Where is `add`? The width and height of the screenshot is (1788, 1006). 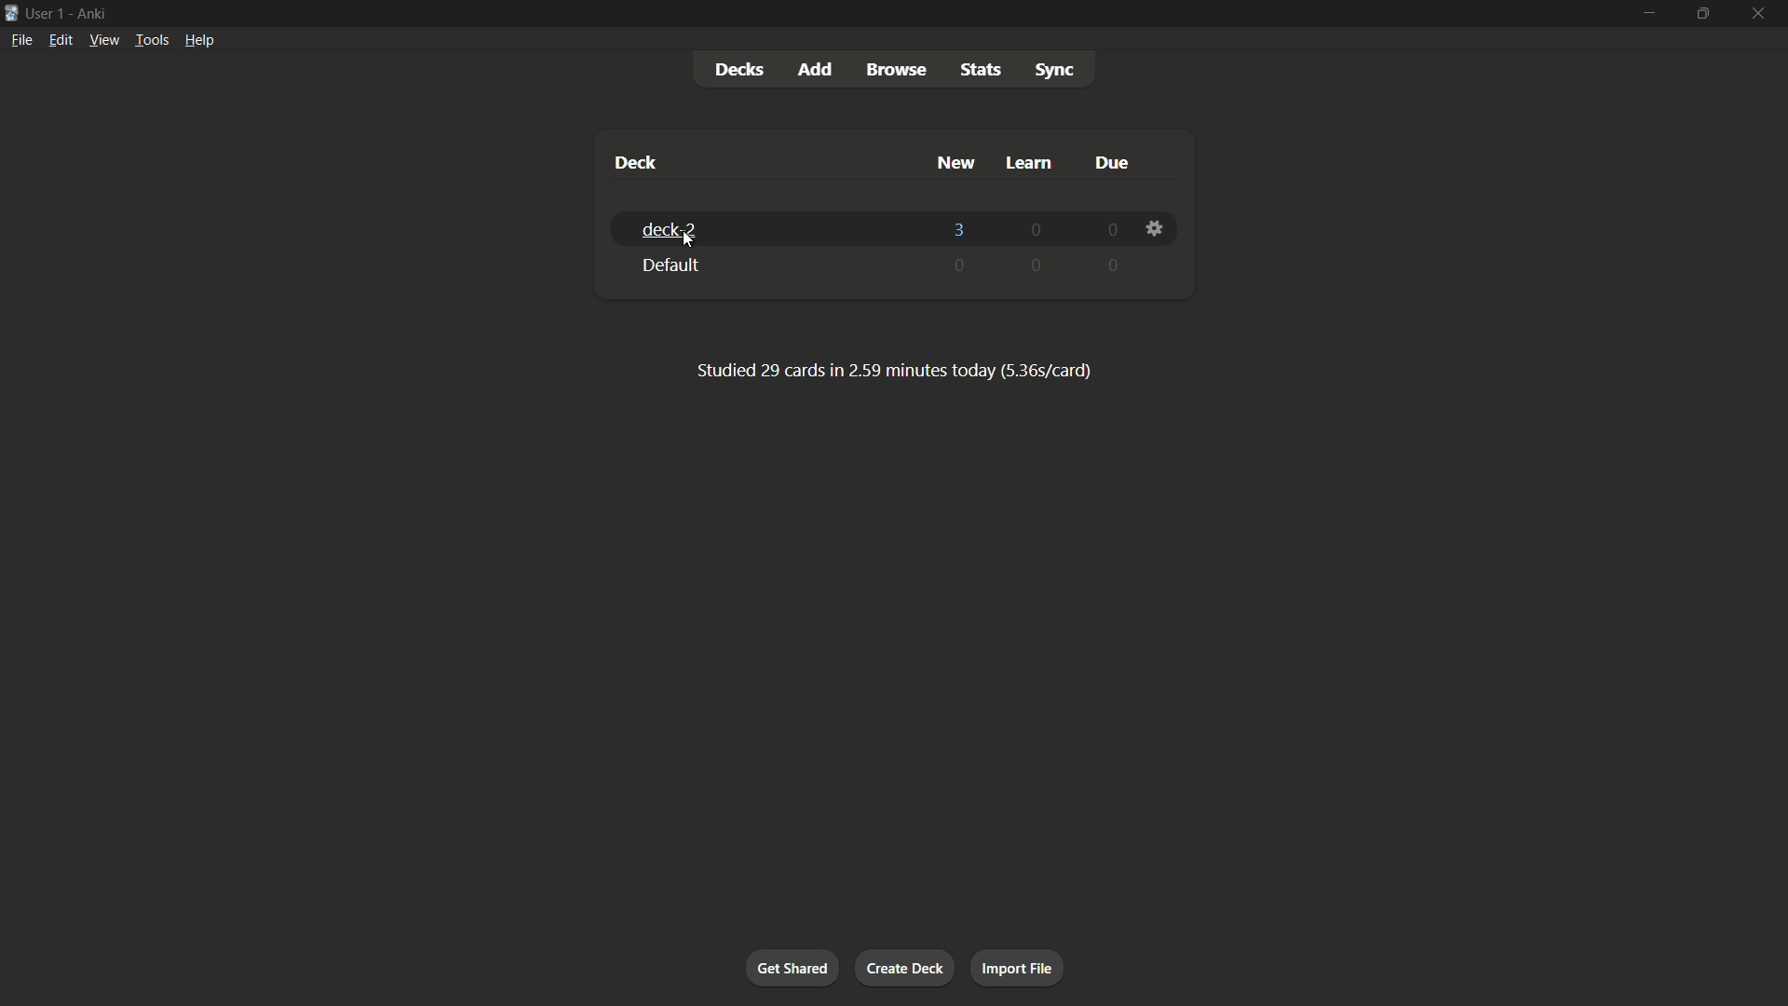 add is located at coordinates (817, 69).